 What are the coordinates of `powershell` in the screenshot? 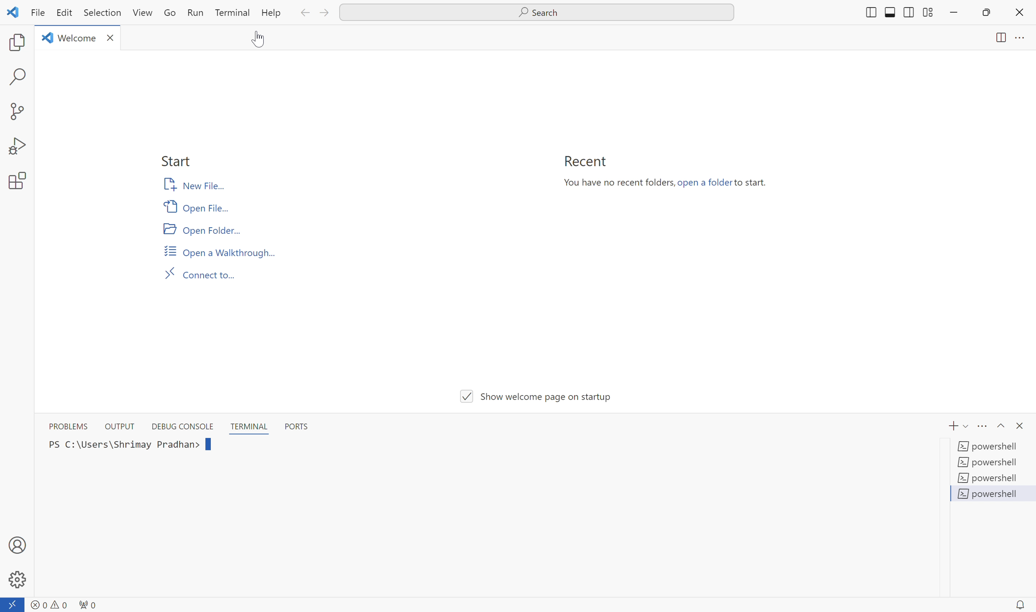 It's located at (988, 477).